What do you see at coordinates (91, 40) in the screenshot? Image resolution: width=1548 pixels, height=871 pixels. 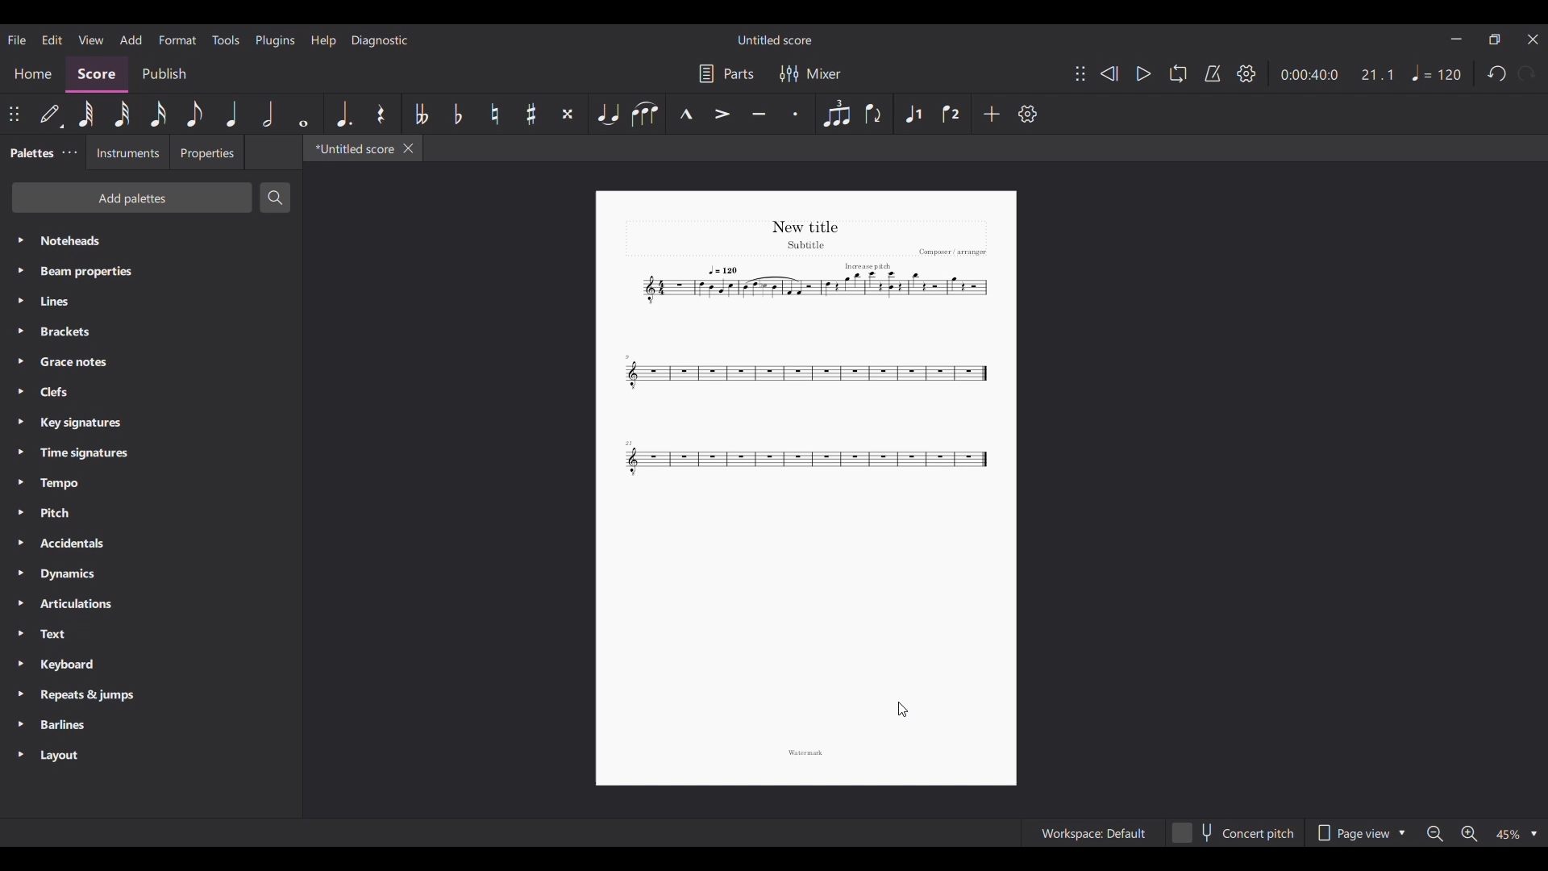 I see `View menu` at bounding box center [91, 40].